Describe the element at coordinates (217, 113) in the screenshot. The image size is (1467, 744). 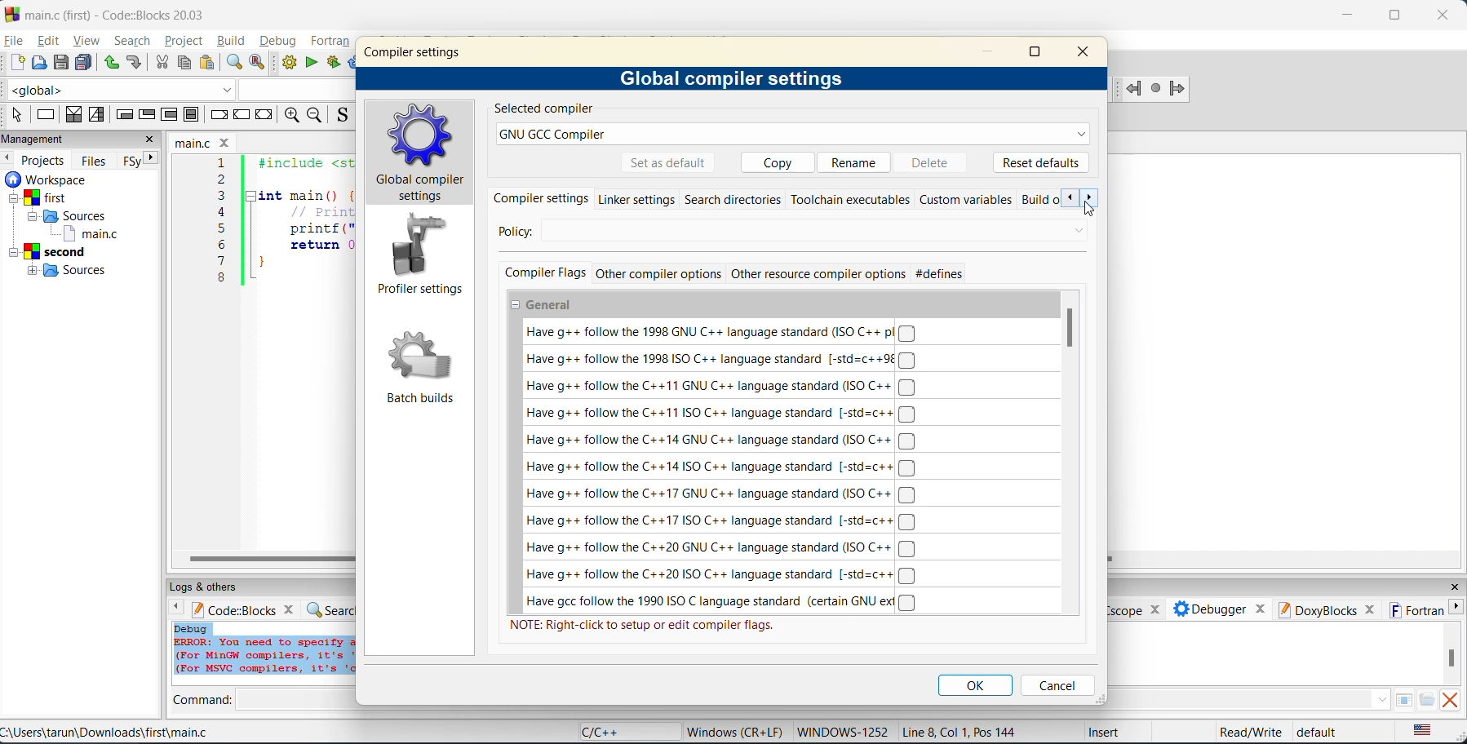
I see `break` at that location.